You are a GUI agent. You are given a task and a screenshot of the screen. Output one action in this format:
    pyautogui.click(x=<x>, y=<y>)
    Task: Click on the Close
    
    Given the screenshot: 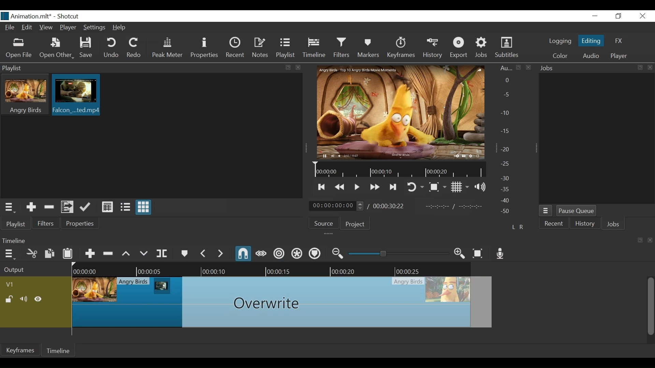 What is the action you would take?
    pyautogui.click(x=643, y=16)
    